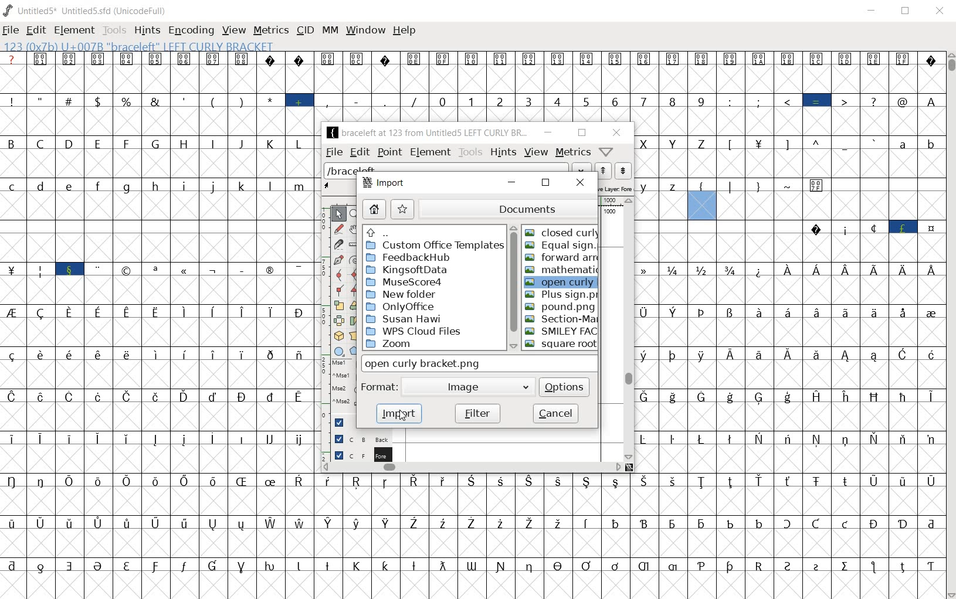  What do you see at coordinates (355, 351) in the screenshot?
I see `polygon or star` at bounding box center [355, 351].